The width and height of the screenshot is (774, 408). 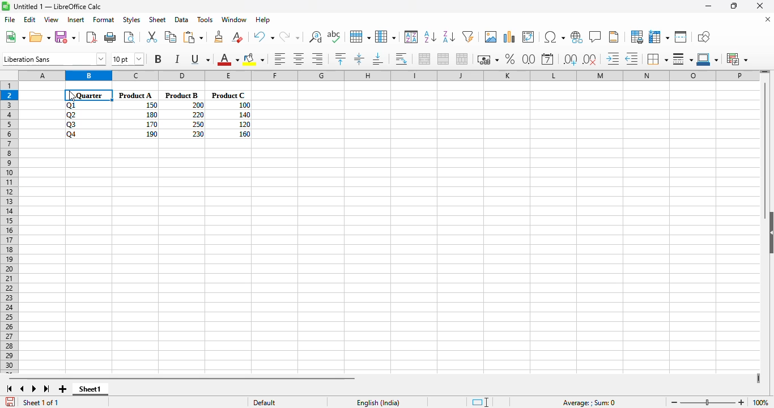 I want to click on 170, so click(x=151, y=125).